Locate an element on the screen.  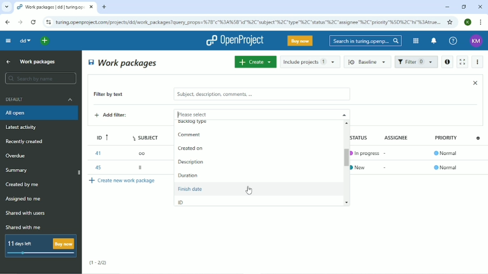
Subject is located at coordinates (147, 136).